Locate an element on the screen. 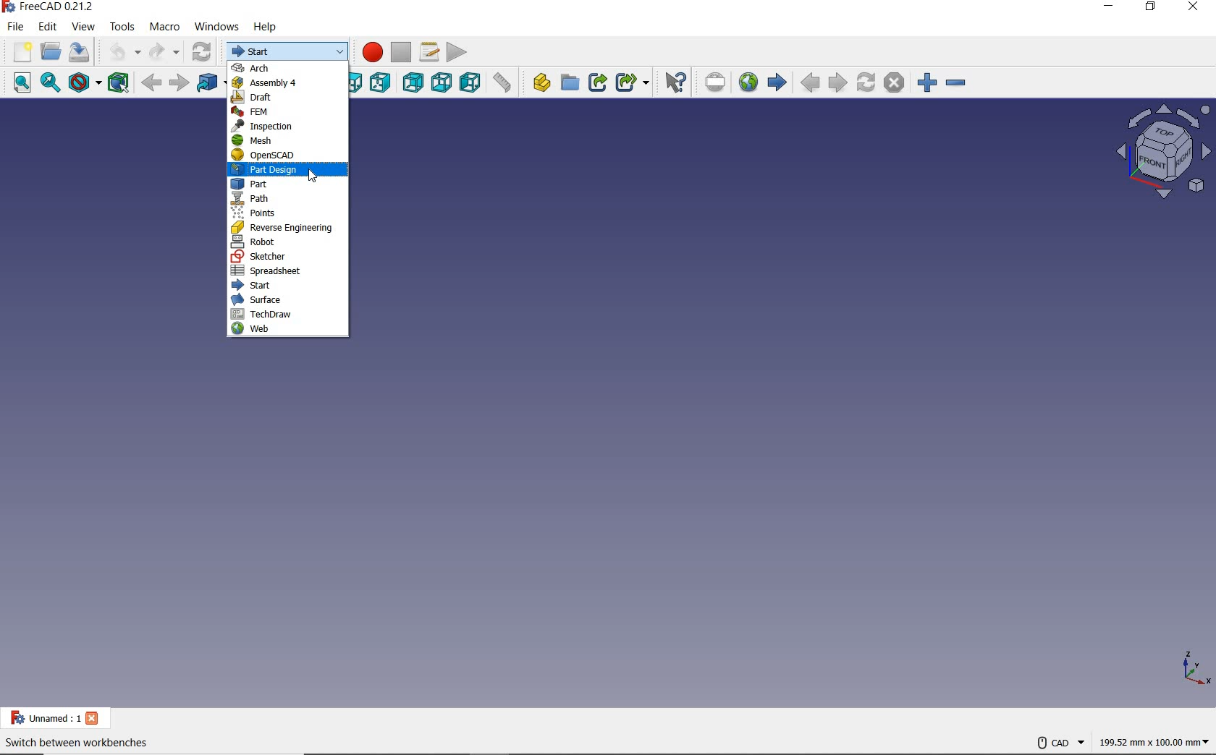 This screenshot has height=755, width=1216. REAR is located at coordinates (412, 82).